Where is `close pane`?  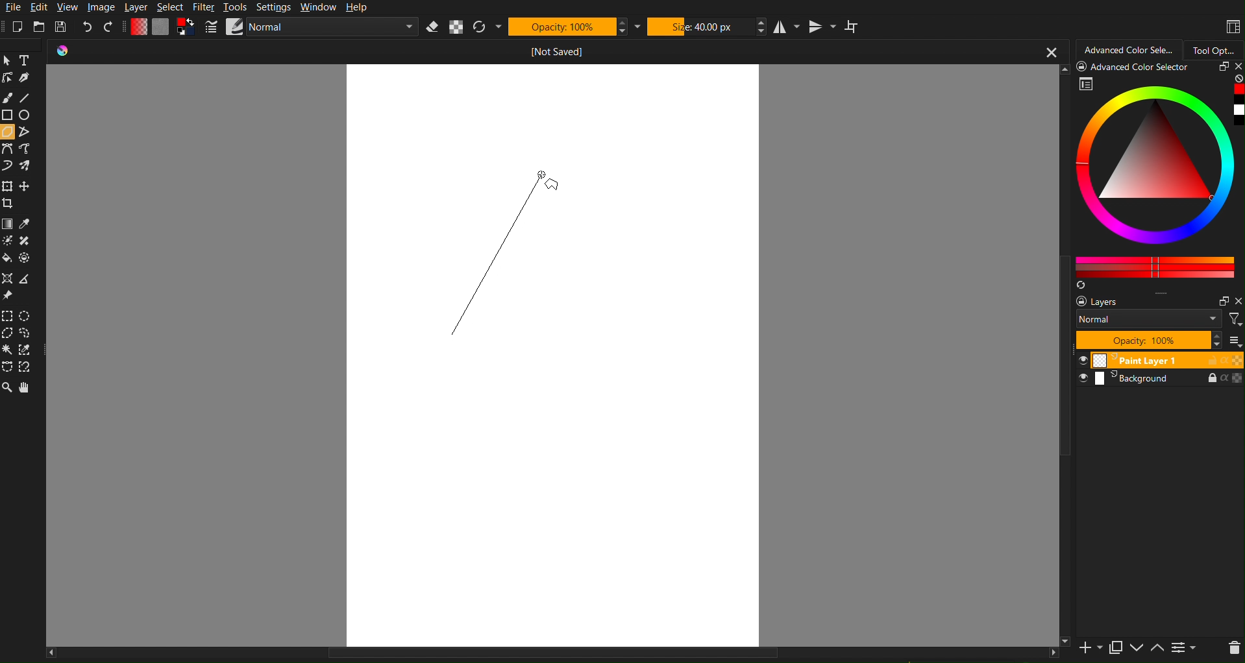 close pane is located at coordinates (1237, 301).